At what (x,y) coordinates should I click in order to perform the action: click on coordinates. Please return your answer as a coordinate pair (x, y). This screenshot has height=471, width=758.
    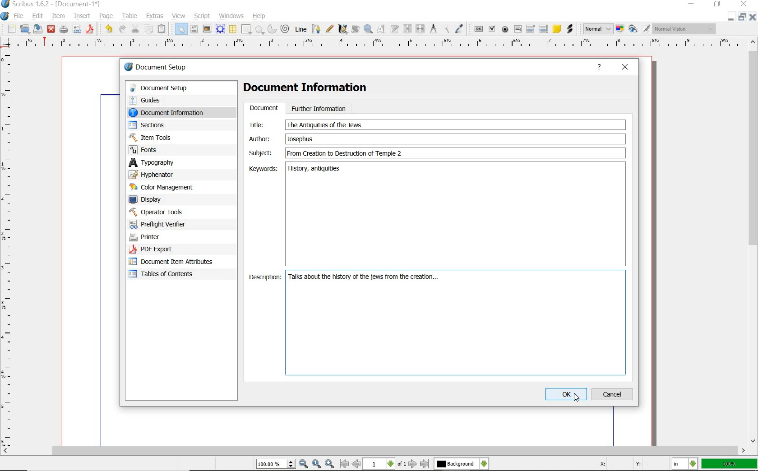
    Looking at the image, I should click on (622, 465).